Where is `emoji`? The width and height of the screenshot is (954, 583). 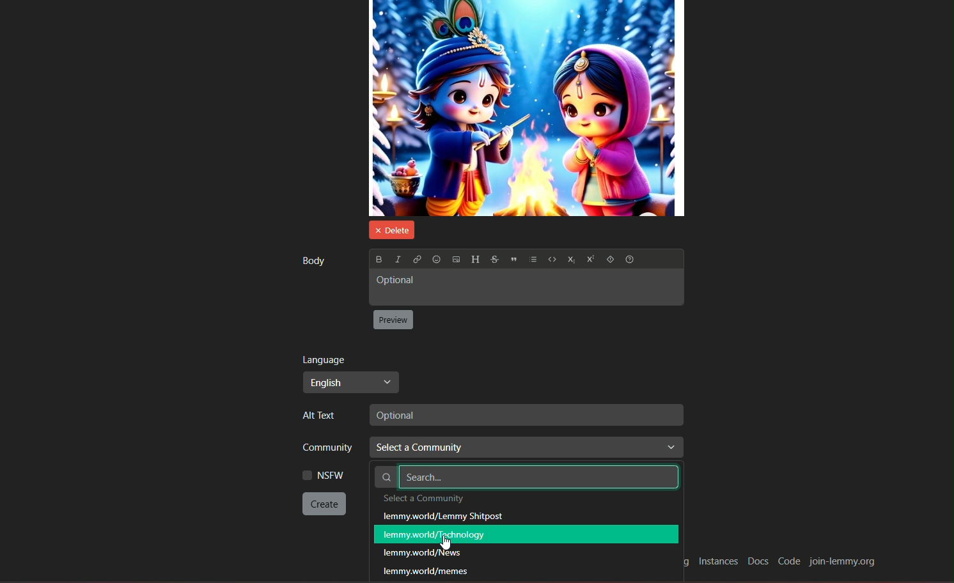
emoji is located at coordinates (436, 260).